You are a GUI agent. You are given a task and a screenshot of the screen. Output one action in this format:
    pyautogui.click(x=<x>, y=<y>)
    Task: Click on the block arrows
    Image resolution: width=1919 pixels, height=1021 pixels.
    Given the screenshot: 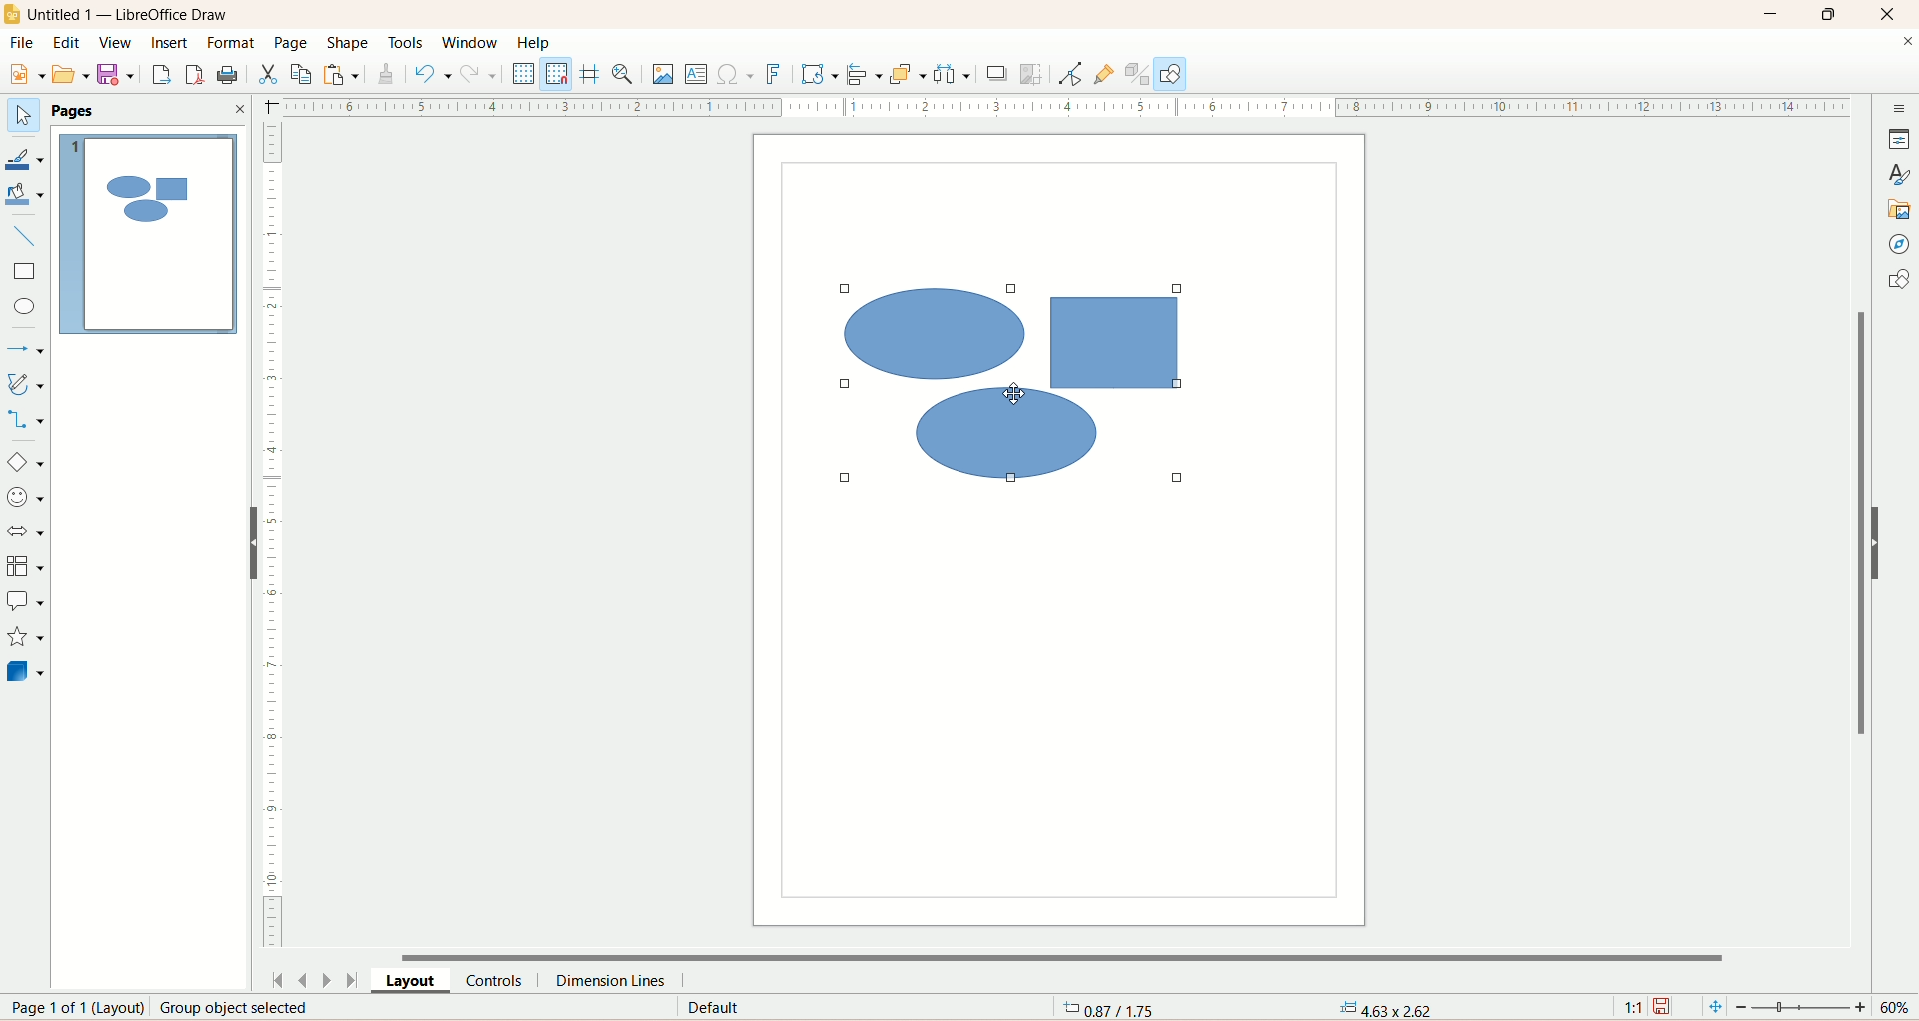 What is the action you would take?
    pyautogui.click(x=27, y=533)
    